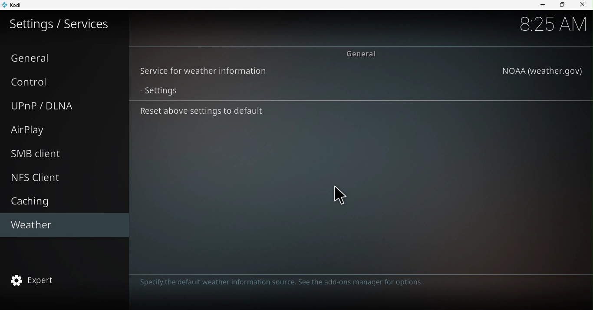  Describe the element at coordinates (279, 283) in the screenshot. I see `Specify the default weather information source. See the add-ons manager for options.` at that location.